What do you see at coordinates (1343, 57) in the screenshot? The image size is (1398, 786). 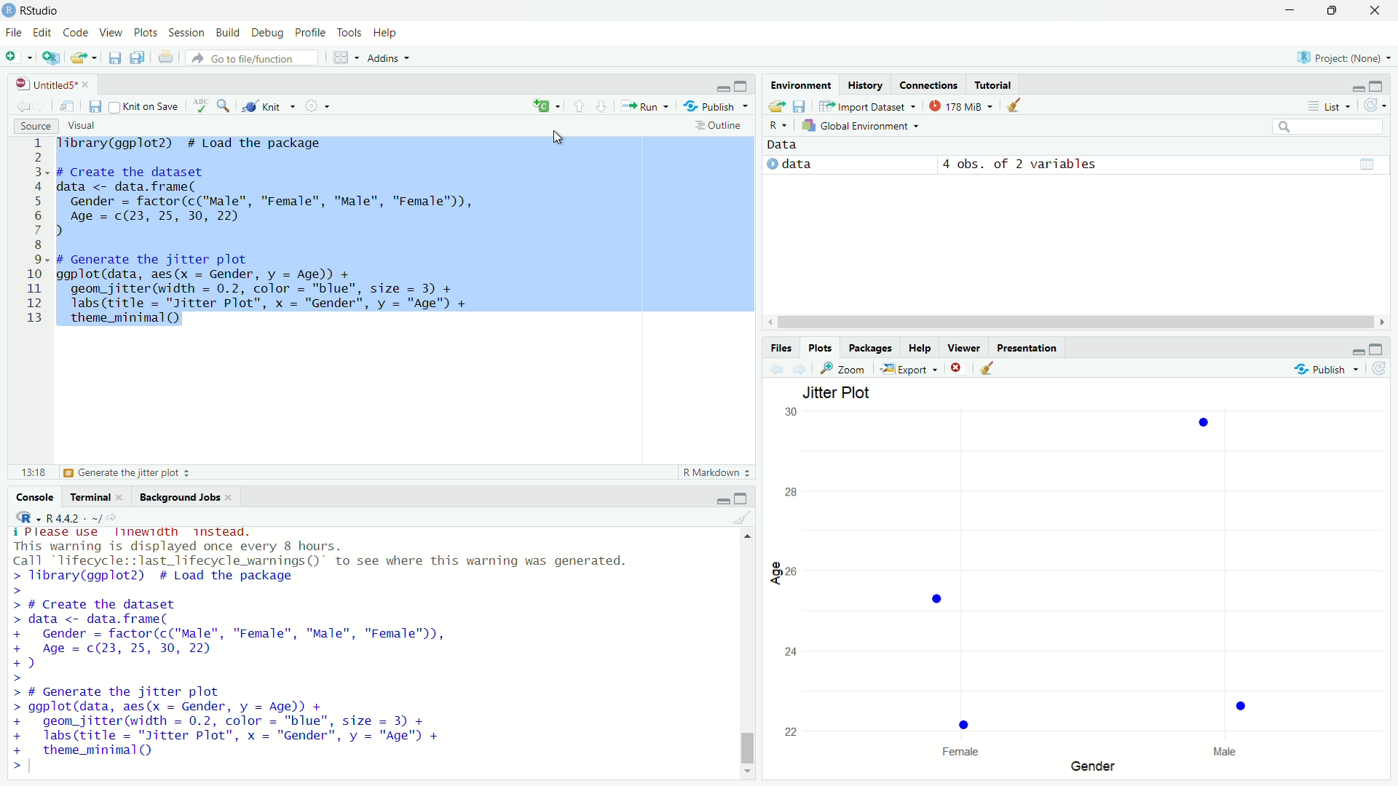 I see `project: (None)` at bounding box center [1343, 57].